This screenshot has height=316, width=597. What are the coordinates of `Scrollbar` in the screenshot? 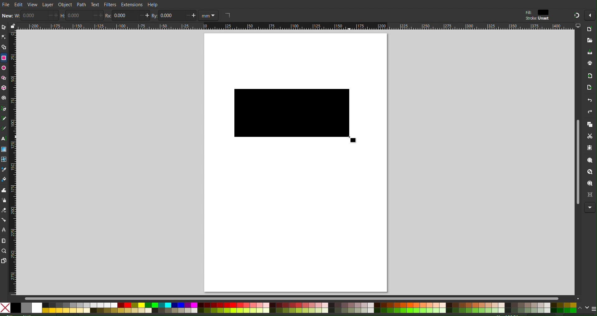 It's located at (577, 163).